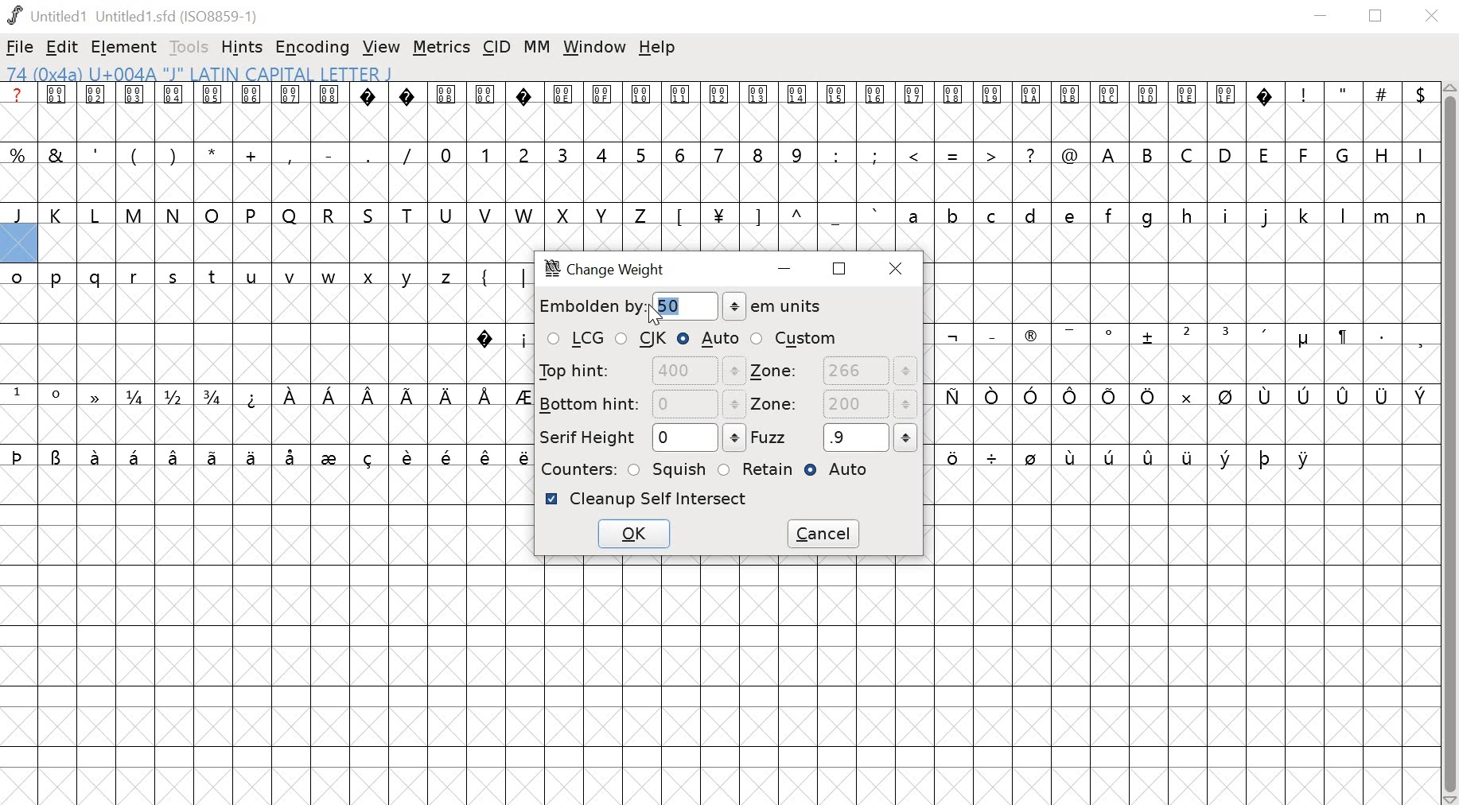 This screenshot has width=1459, height=805. I want to click on symbols, so click(1180, 397).